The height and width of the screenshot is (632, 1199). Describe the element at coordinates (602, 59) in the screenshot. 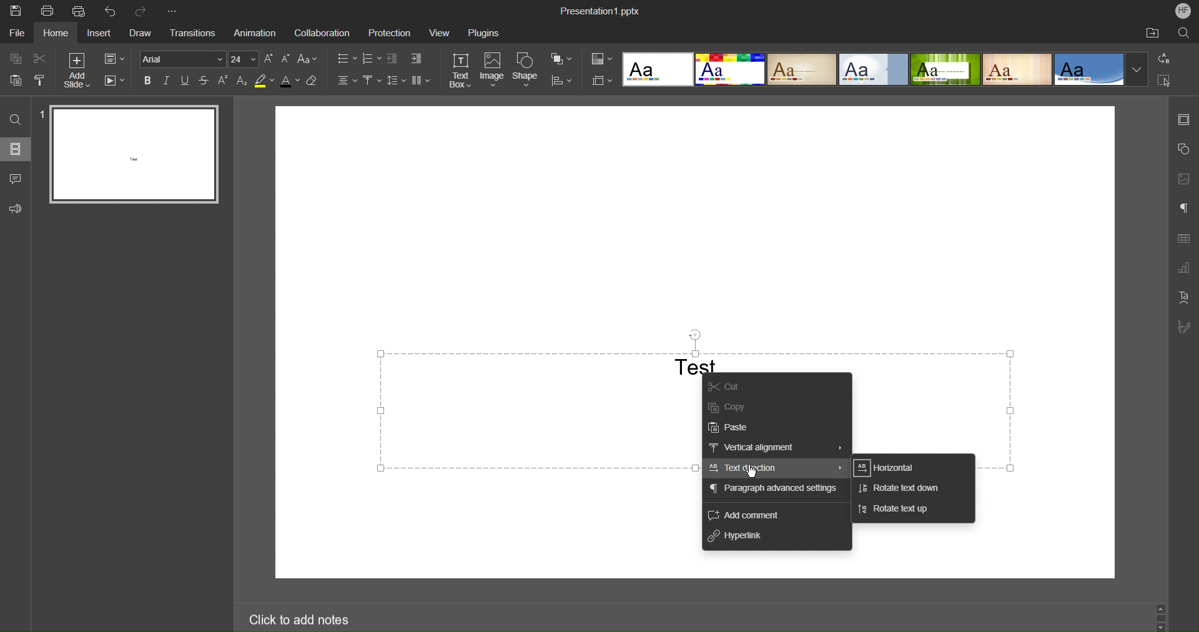

I see `Colors` at that location.